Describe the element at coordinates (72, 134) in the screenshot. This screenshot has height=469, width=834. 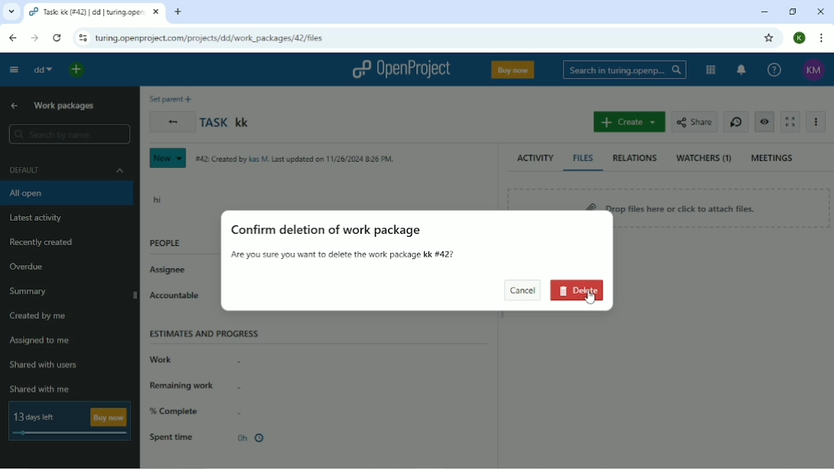
I see `Search by name` at that location.